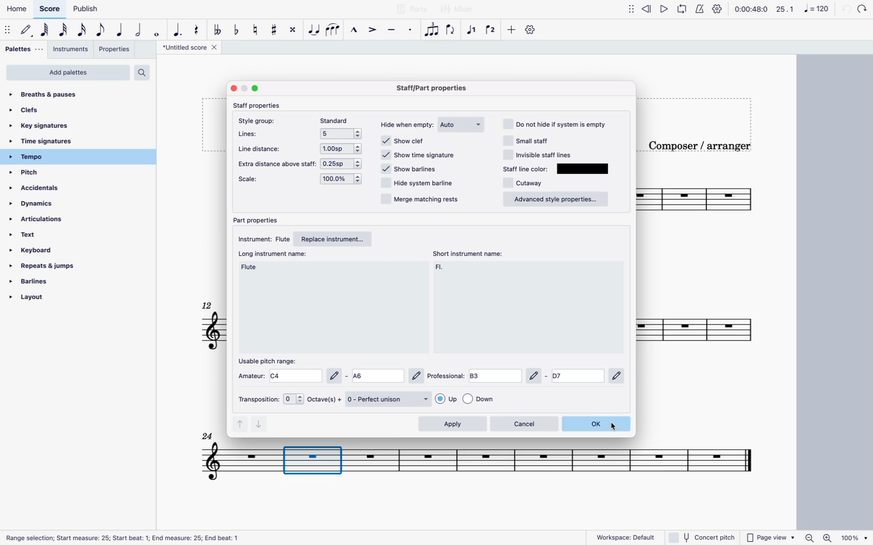 The height and width of the screenshot is (545, 873). What do you see at coordinates (355, 30) in the screenshot?
I see `marcato` at bounding box center [355, 30].